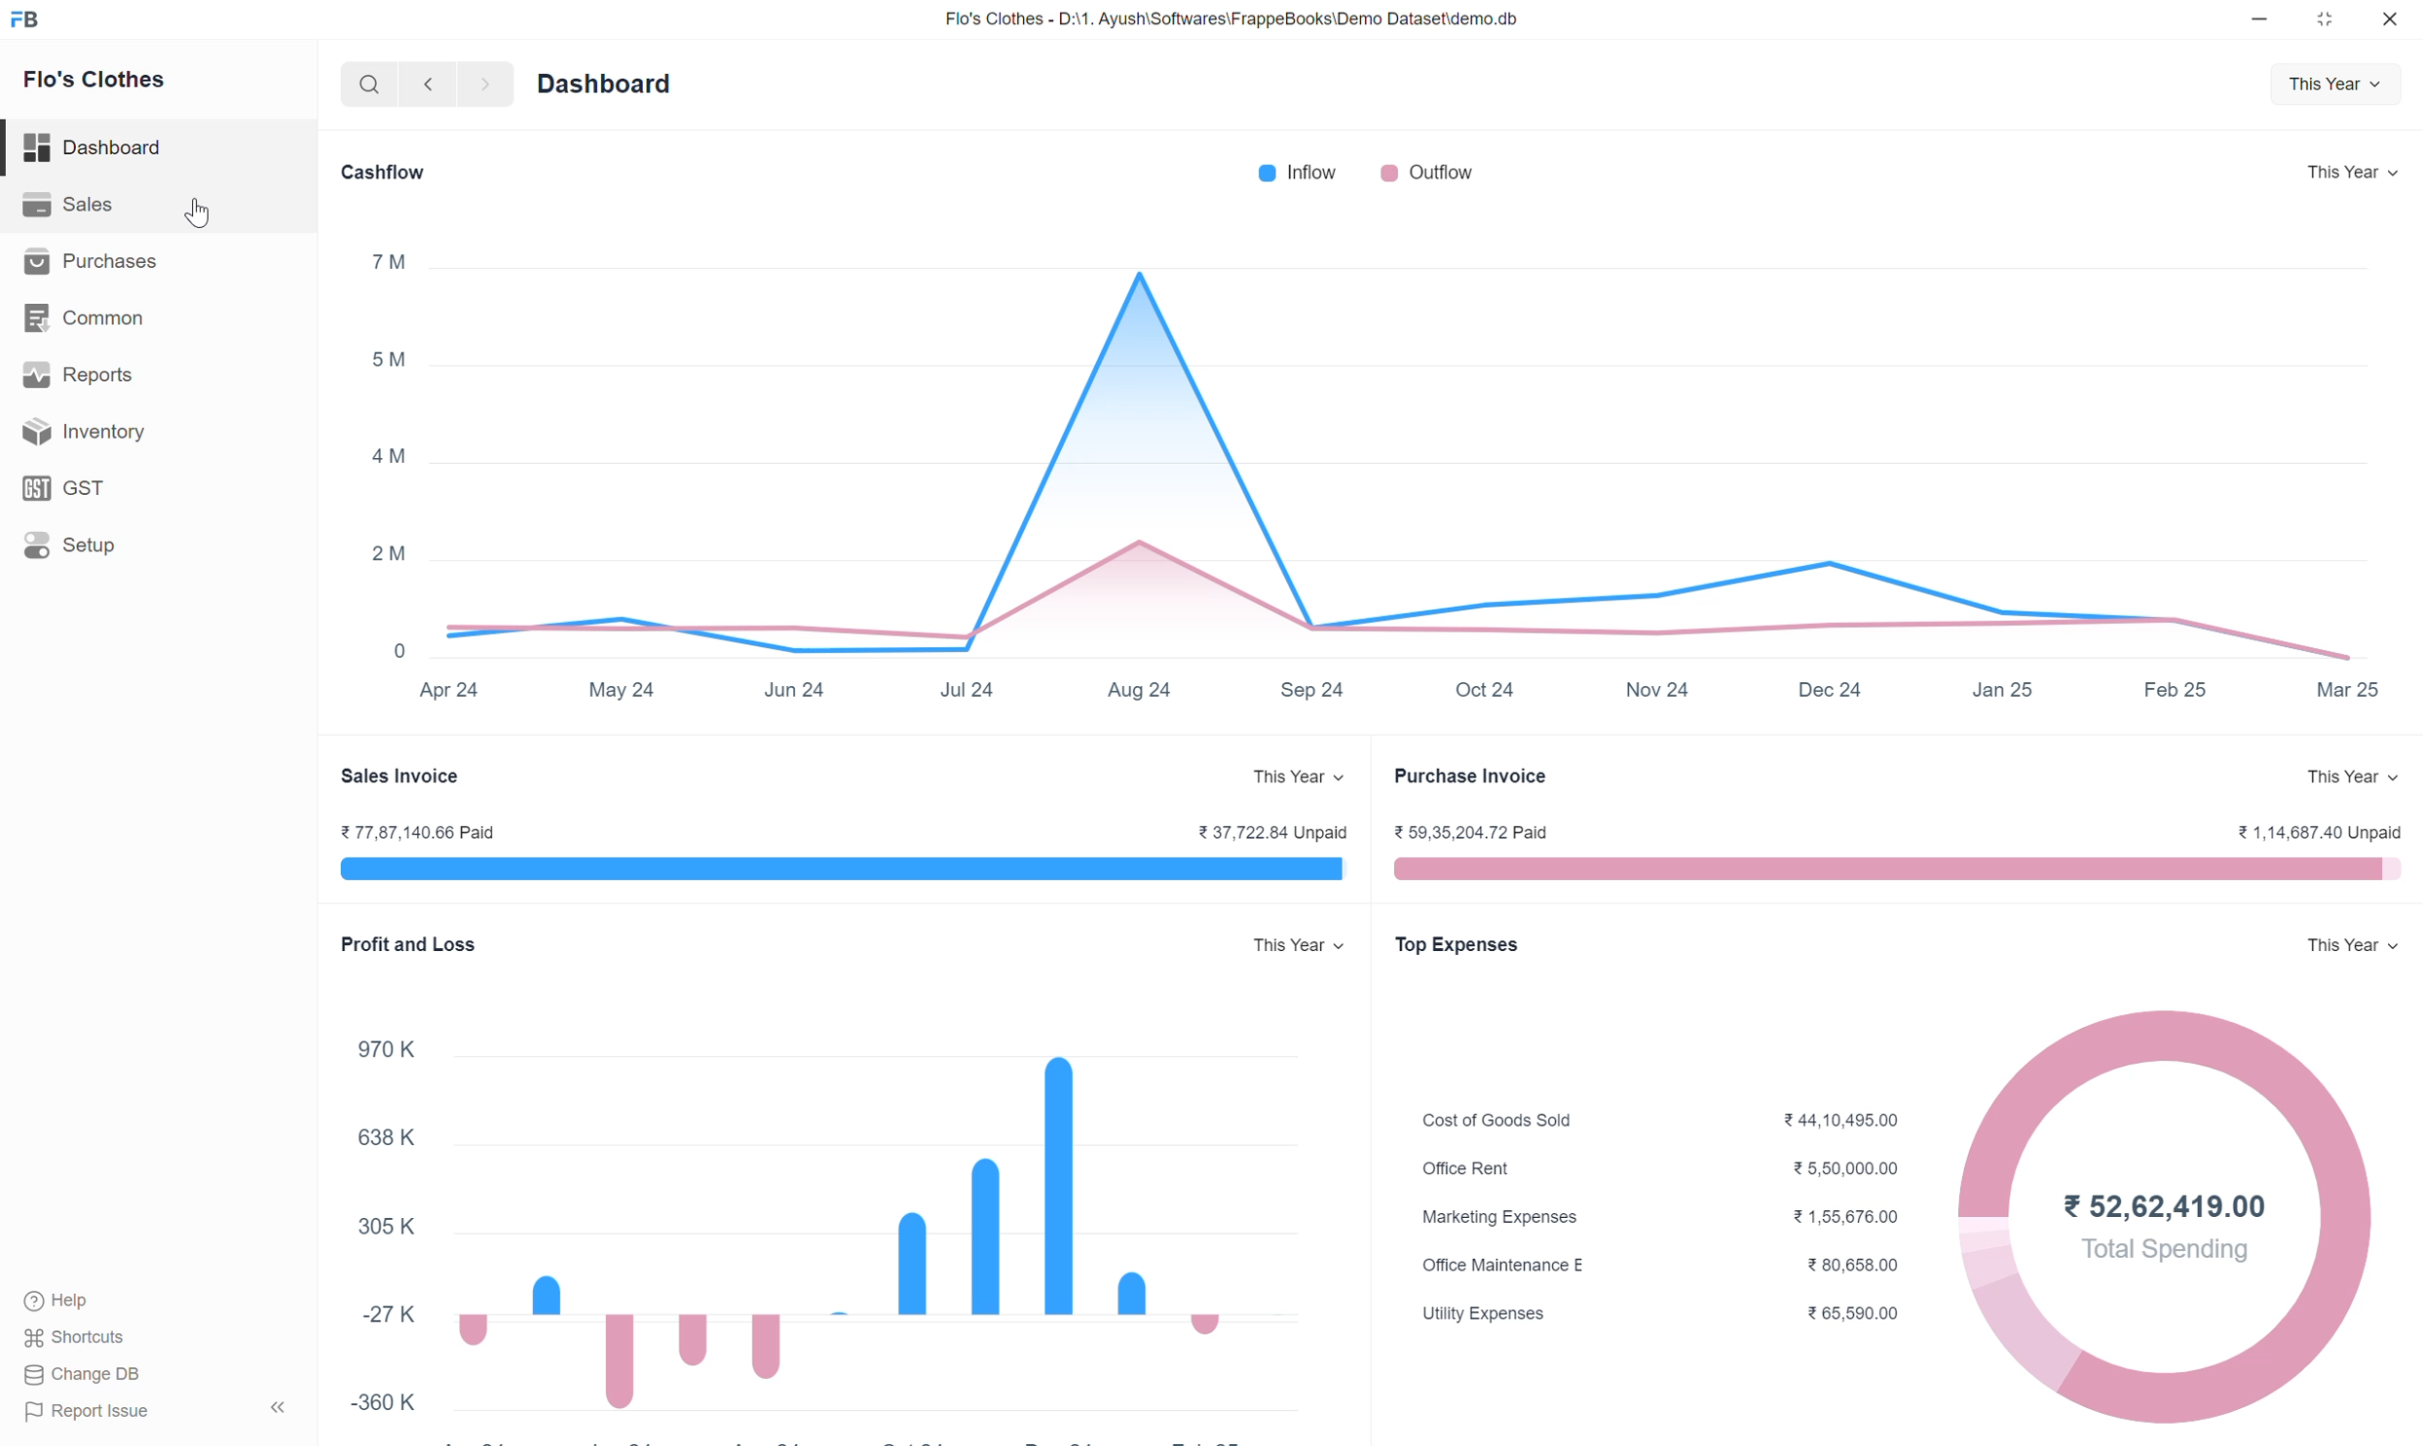 Image resolution: width=2423 pixels, height=1446 pixels. I want to click on 4M, so click(377, 456).